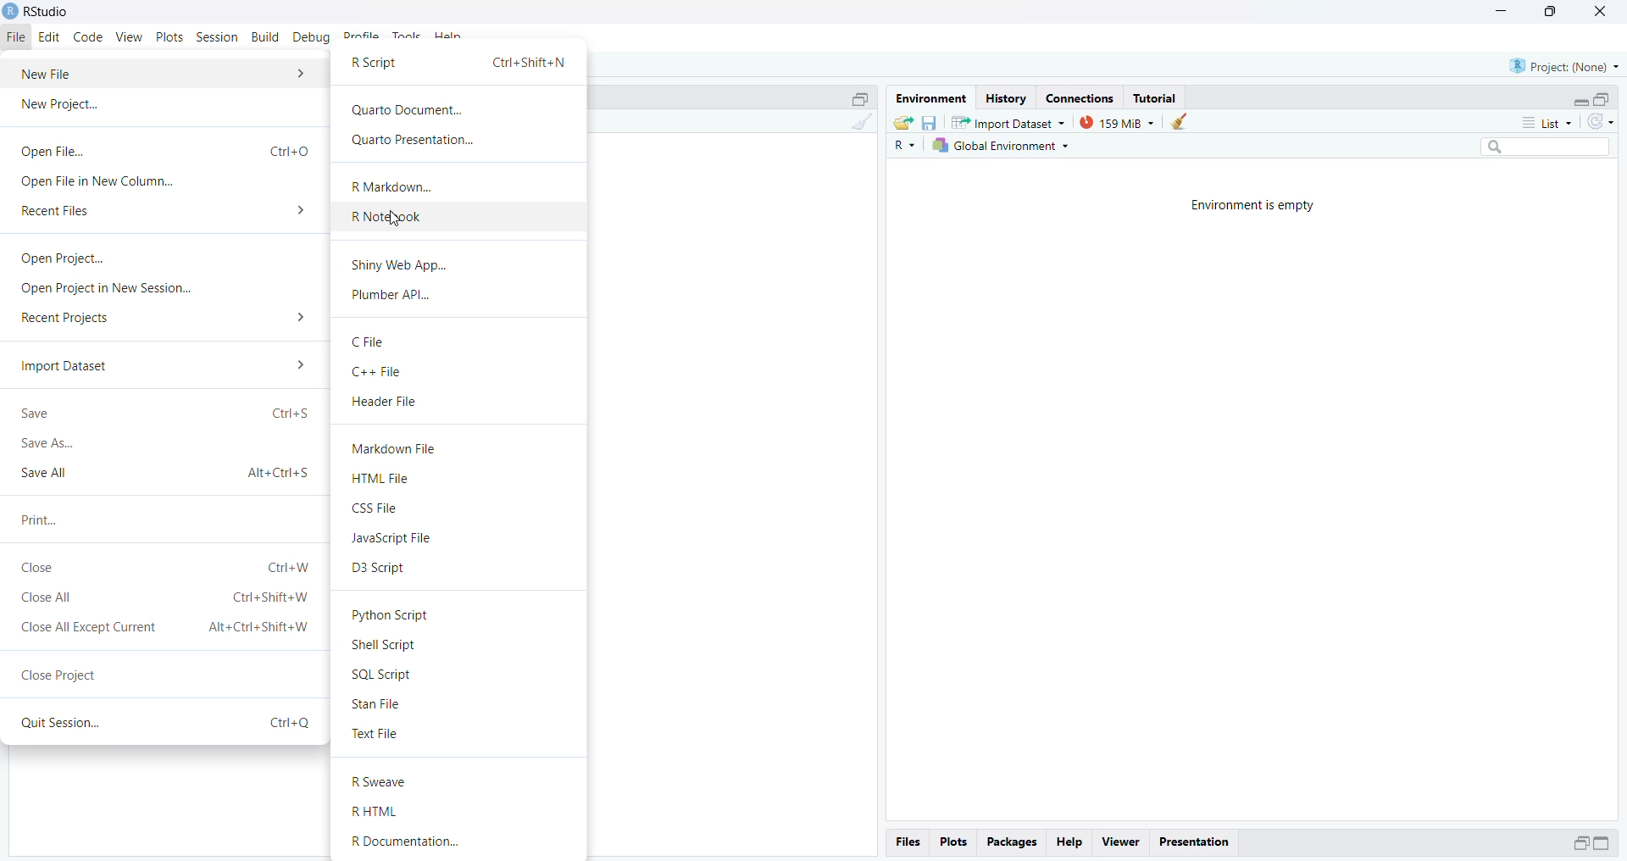  Describe the element at coordinates (37, 11) in the screenshot. I see `Rstudio` at that location.